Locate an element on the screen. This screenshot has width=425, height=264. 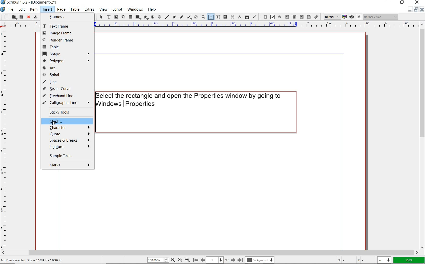
Background is located at coordinates (261, 259).